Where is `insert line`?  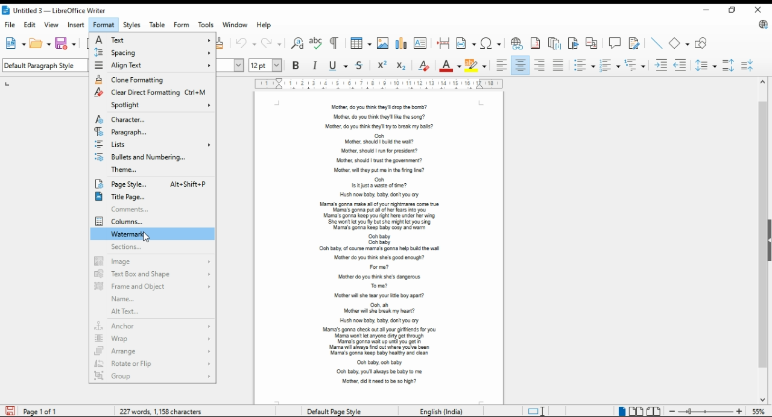 insert line is located at coordinates (657, 43).